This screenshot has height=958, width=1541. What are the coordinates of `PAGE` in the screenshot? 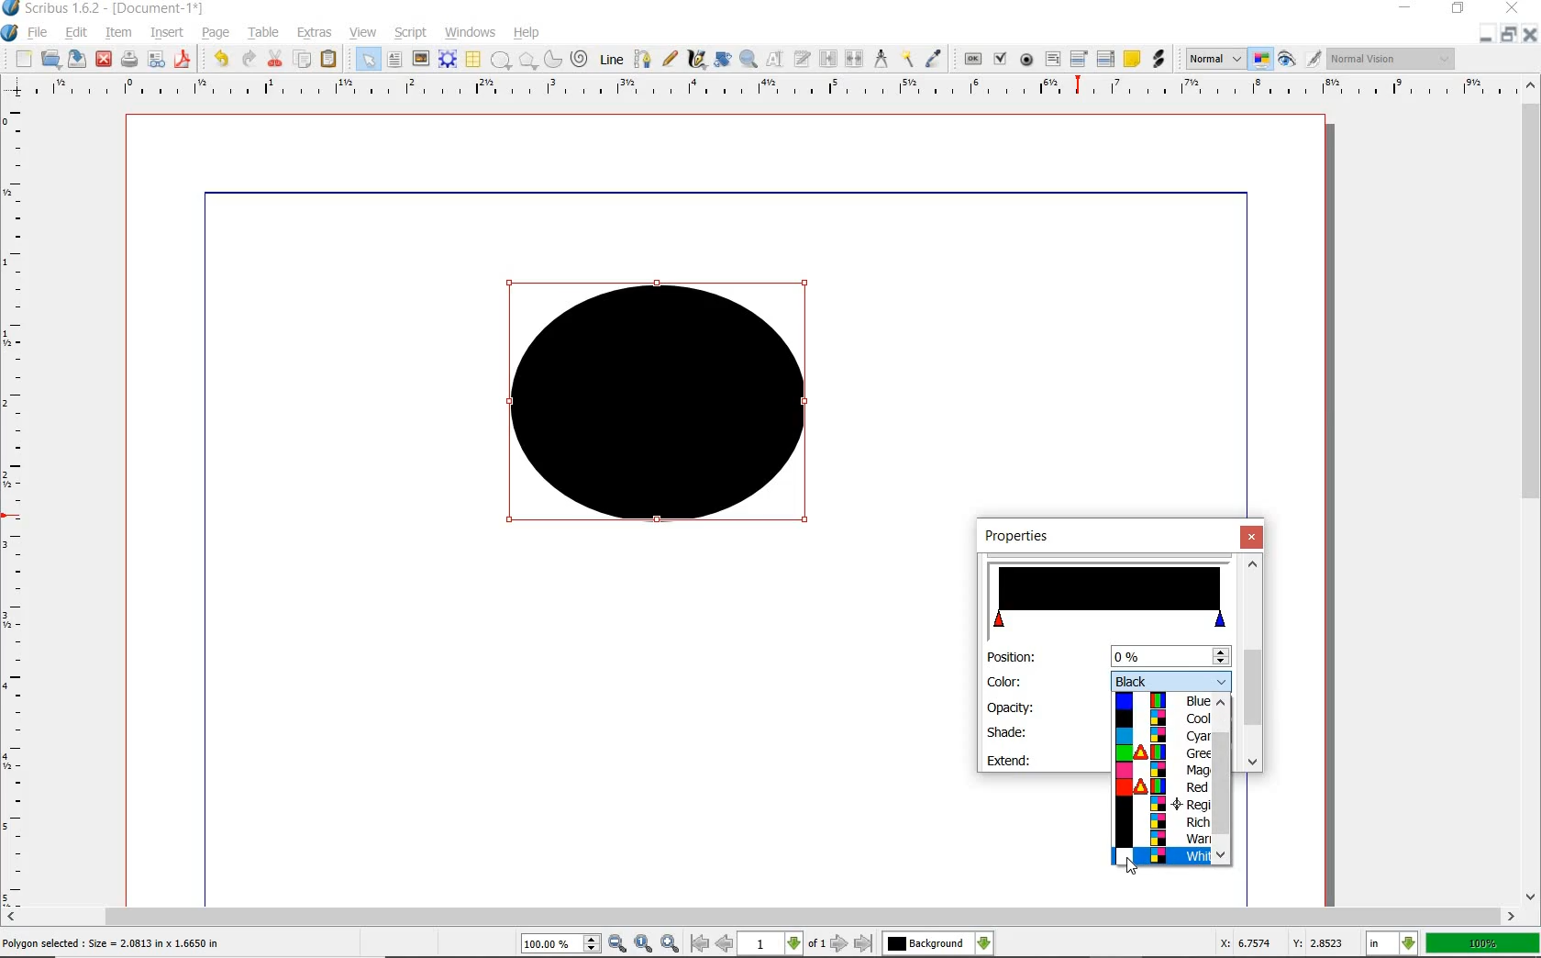 It's located at (213, 34).